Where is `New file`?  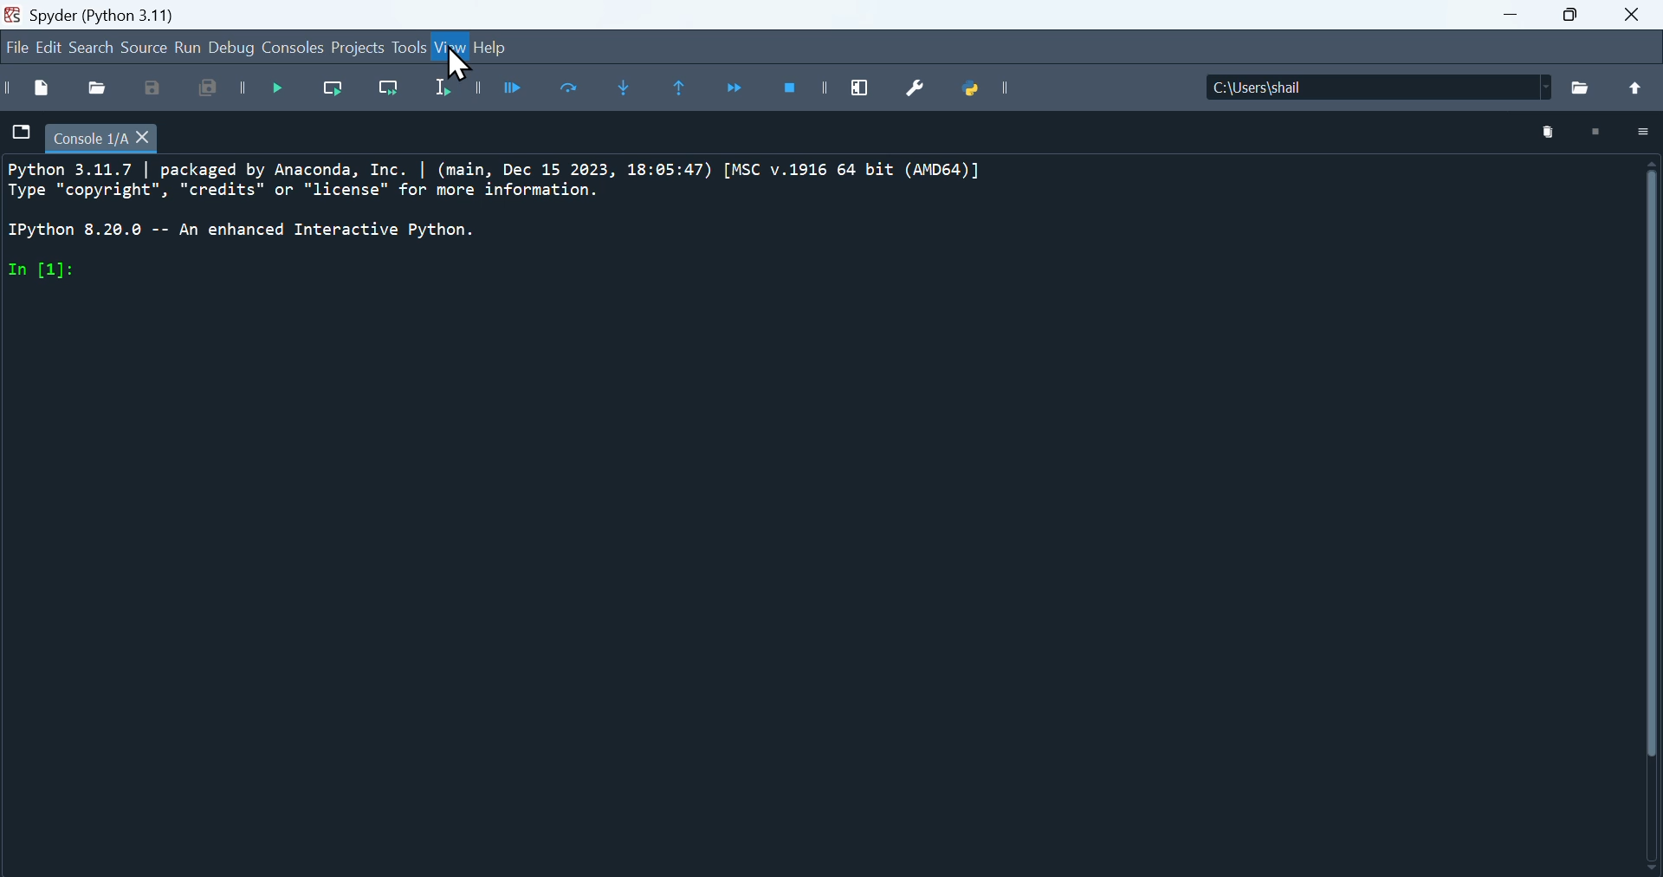
New file is located at coordinates (31, 88).